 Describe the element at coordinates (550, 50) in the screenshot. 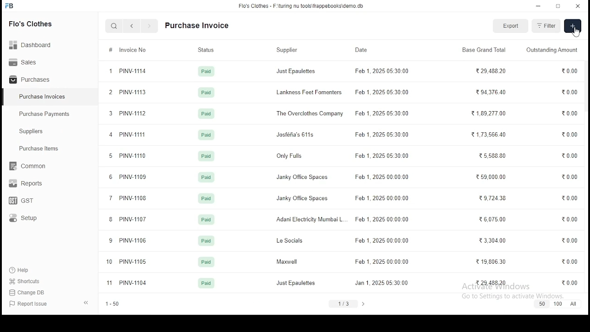

I see `outstanding amount` at that location.